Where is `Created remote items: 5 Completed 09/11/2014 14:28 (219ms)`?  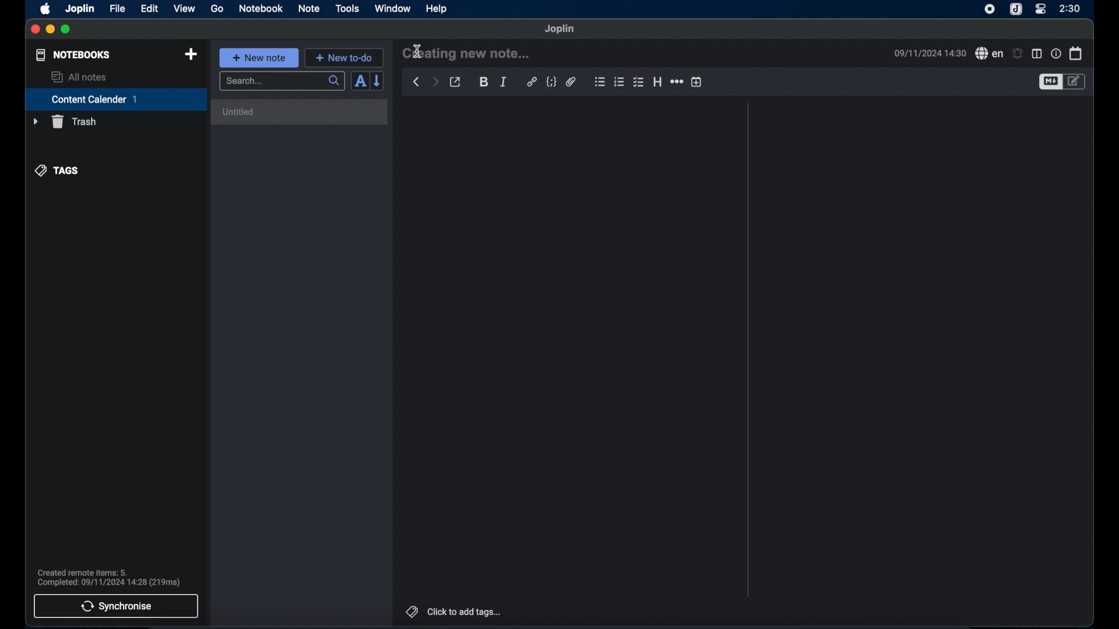 Created remote items: 5 Completed 09/11/2014 14:28 (219ms) is located at coordinates (110, 576).